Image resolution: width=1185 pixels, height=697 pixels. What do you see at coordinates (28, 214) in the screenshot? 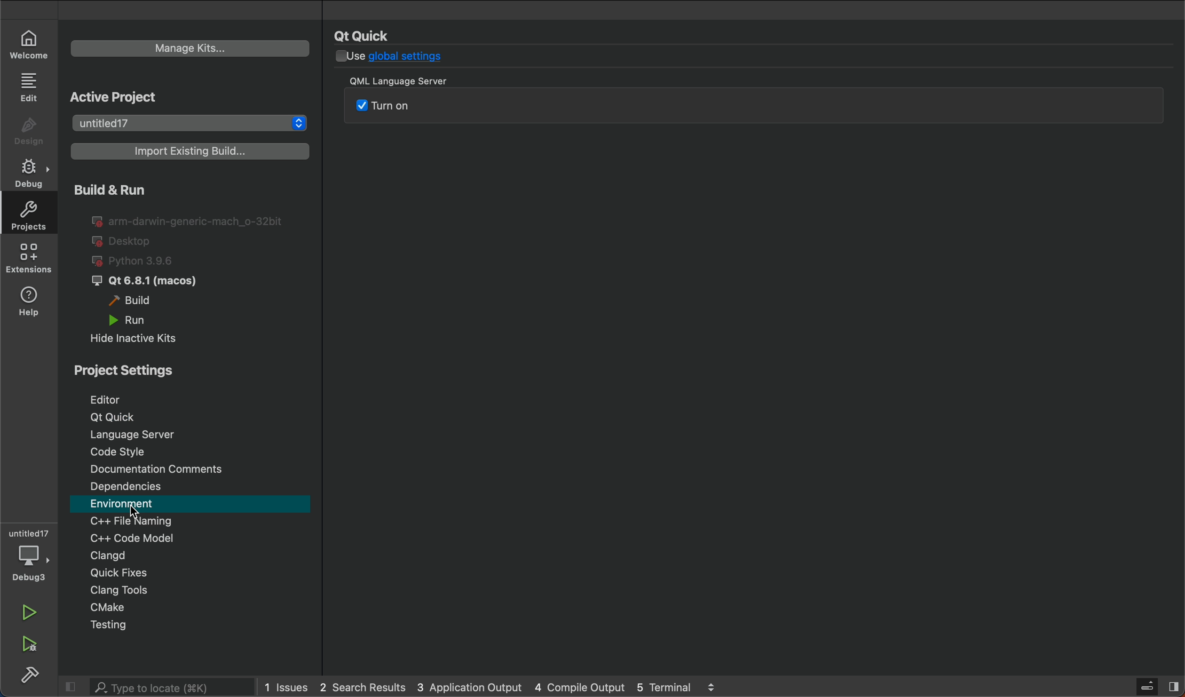
I see `projects` at bounding box center [28, 214].